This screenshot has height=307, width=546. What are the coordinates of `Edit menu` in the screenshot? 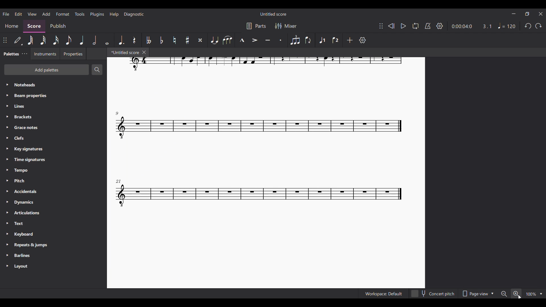 It's located at (18, 14).